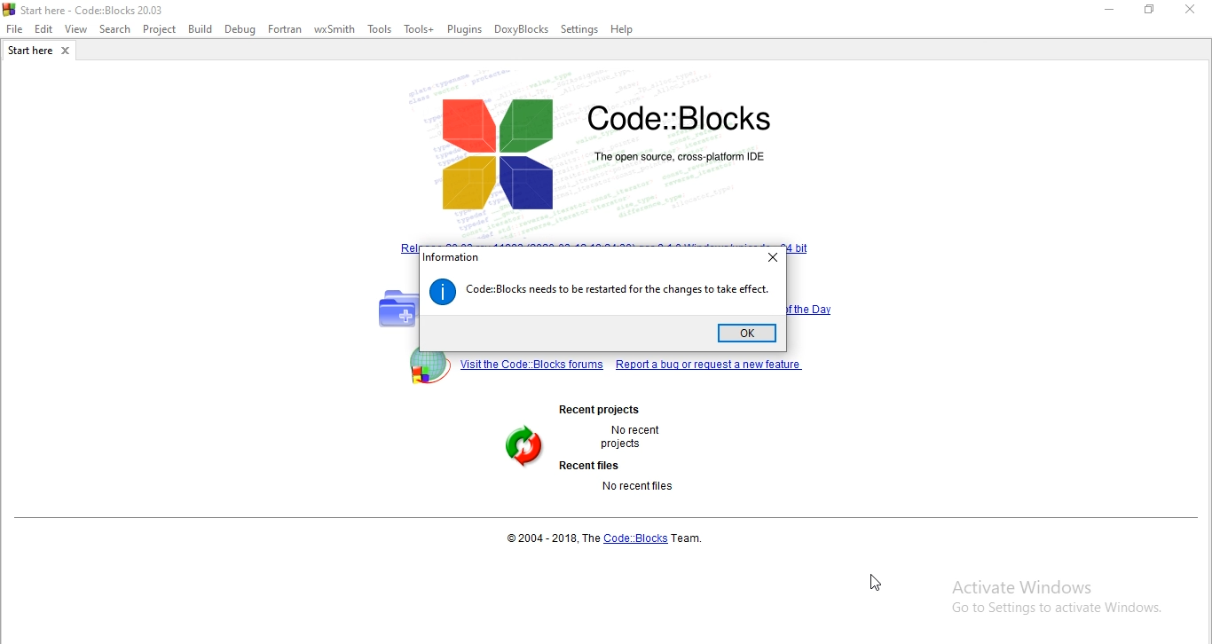  I want to click on Tools, so click(382, 32).